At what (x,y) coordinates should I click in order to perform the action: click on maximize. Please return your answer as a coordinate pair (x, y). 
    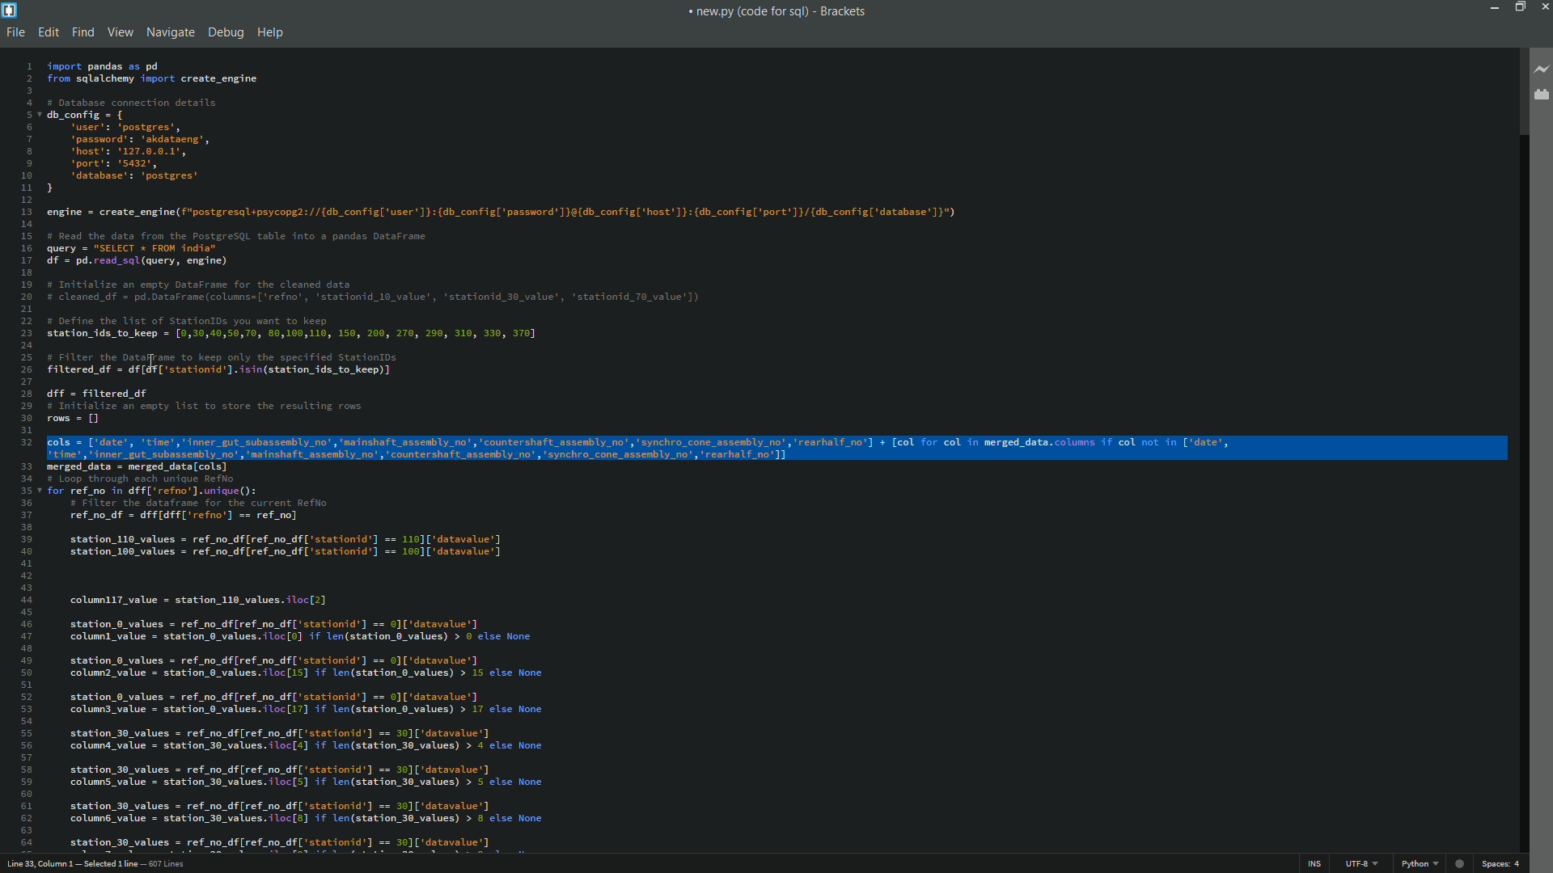
    Looking at the image, I should click on (1517, 6).